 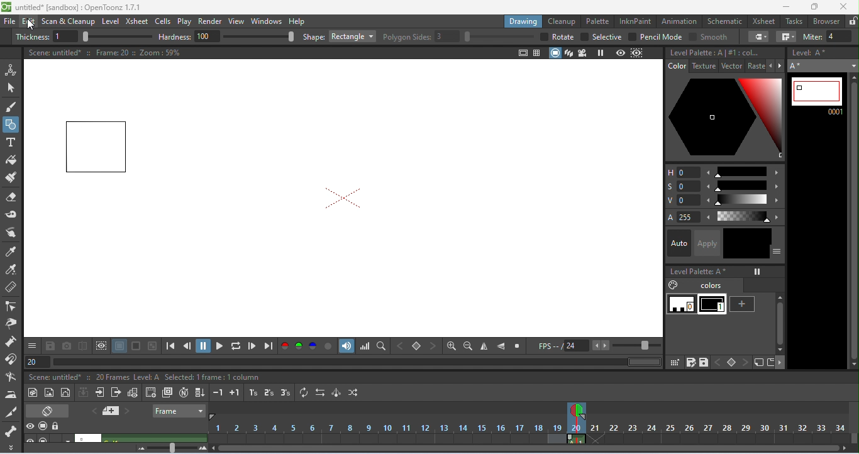 I want to click on edit, so click(x=28, y=22).